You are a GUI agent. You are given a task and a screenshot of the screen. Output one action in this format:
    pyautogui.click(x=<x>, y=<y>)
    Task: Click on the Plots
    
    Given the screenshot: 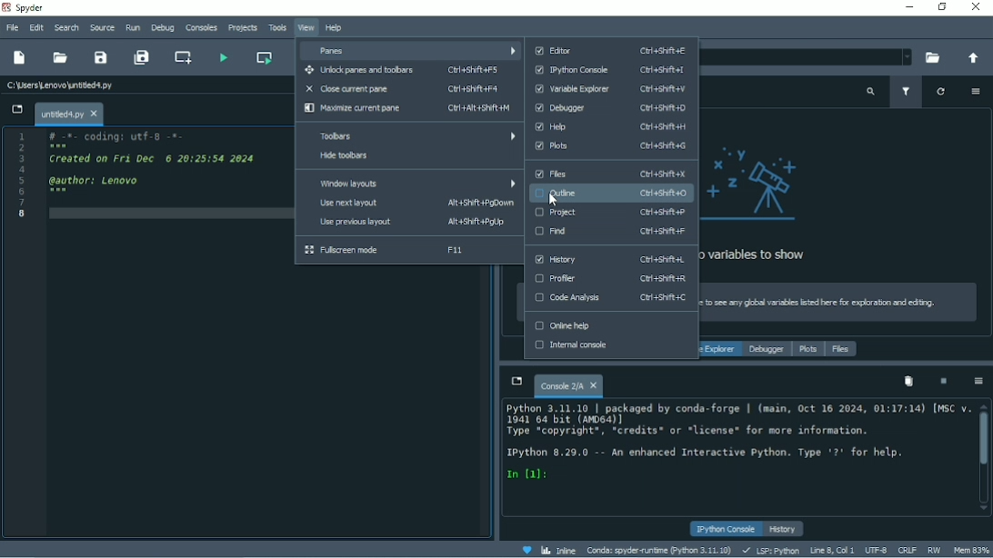 What is the action you would take?
    pyautogui.click(x=808, y=350)
    